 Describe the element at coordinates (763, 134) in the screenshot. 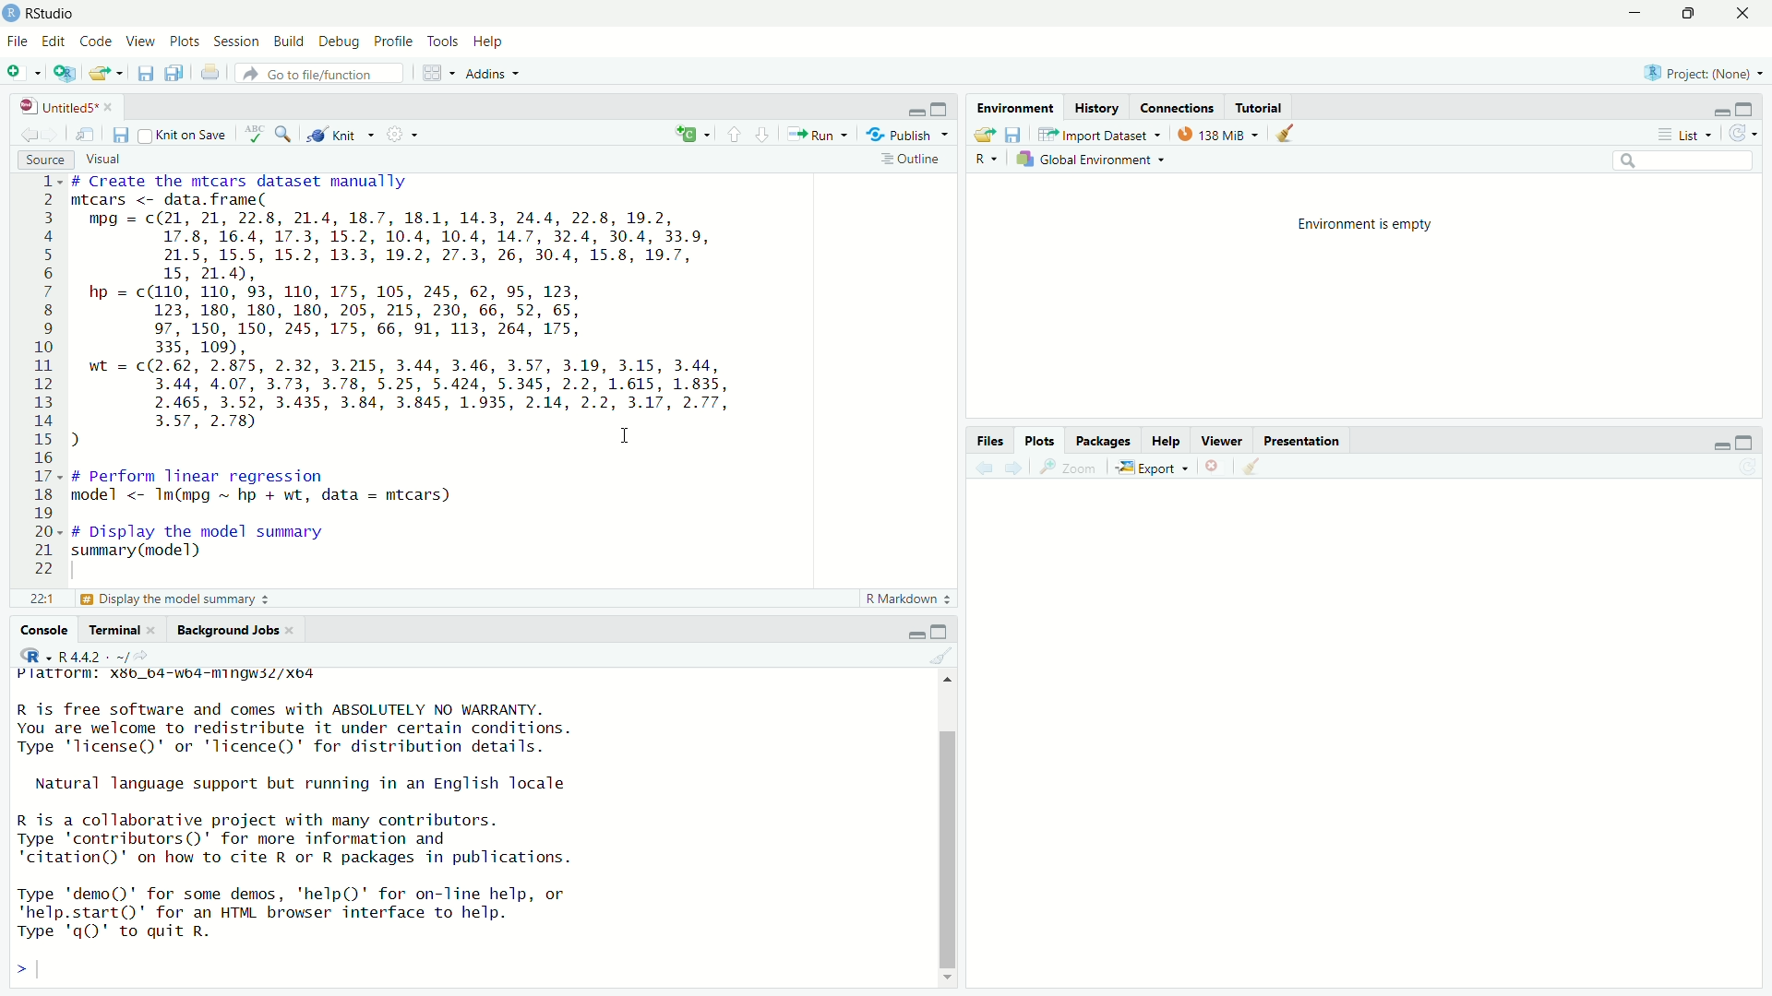

I see `go to next section` at that location.